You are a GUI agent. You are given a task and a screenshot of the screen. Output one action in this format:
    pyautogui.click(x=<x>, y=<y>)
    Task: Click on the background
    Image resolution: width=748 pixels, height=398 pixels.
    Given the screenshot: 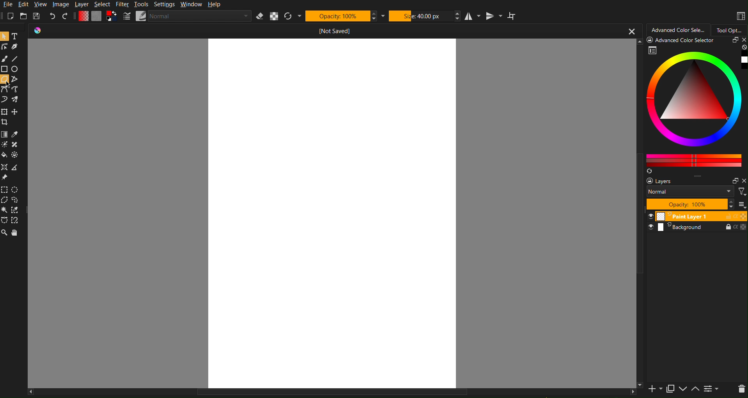 What is the action you would take?
    pyautogui.click(x=697, y=228)
    